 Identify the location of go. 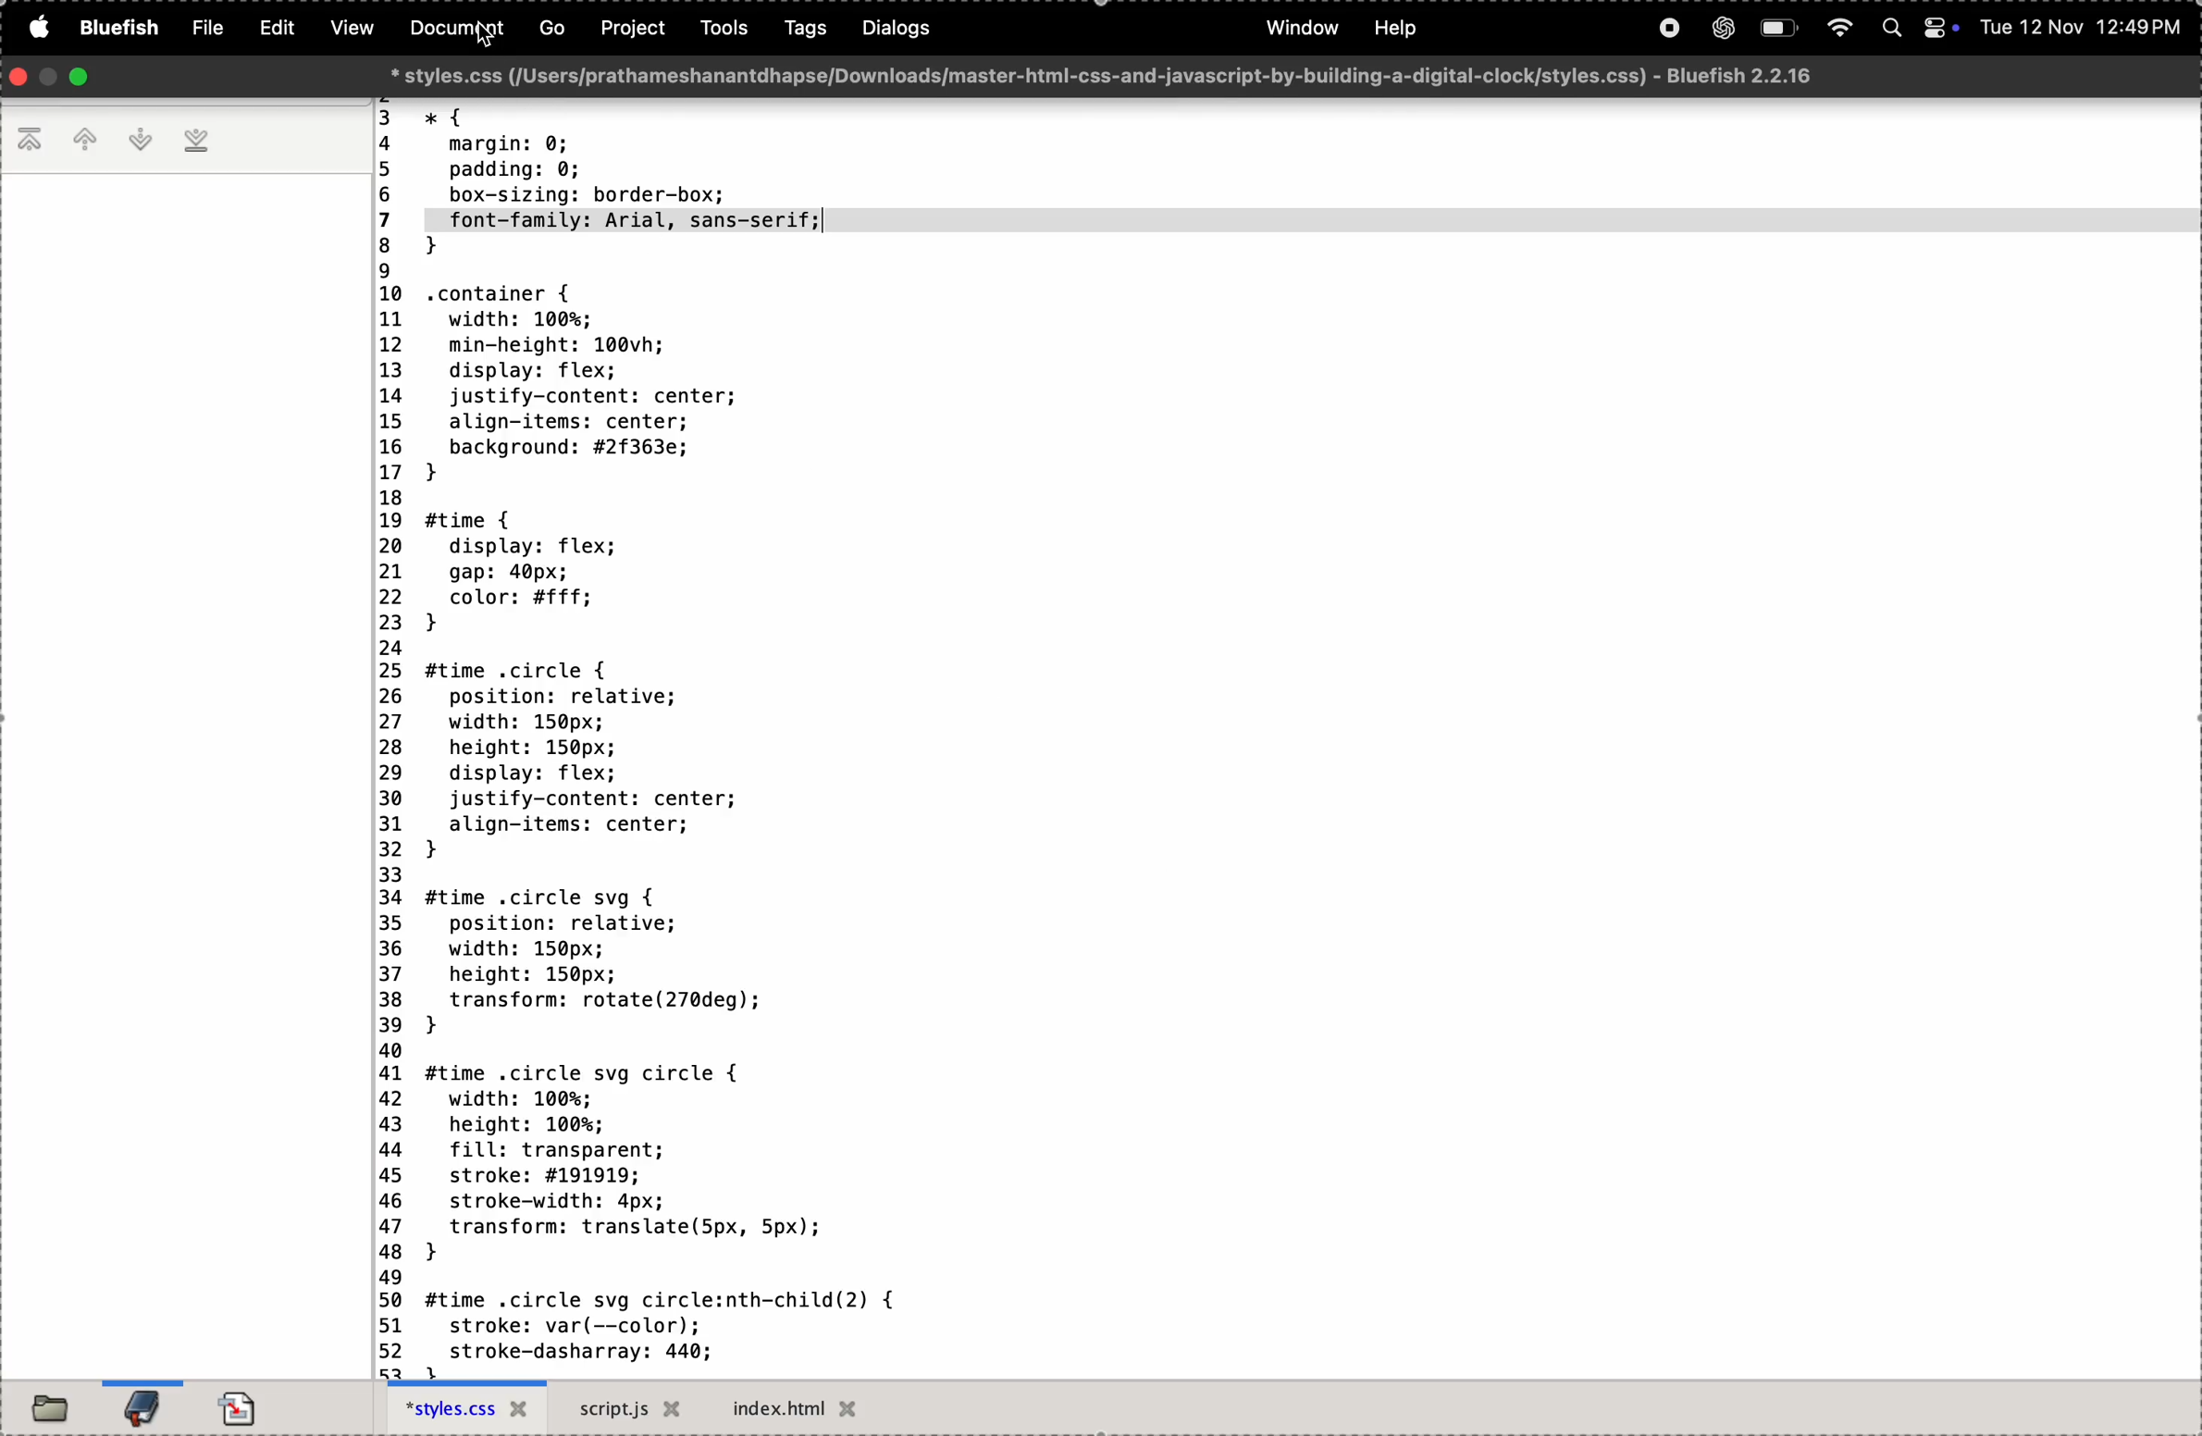
(546, 31).